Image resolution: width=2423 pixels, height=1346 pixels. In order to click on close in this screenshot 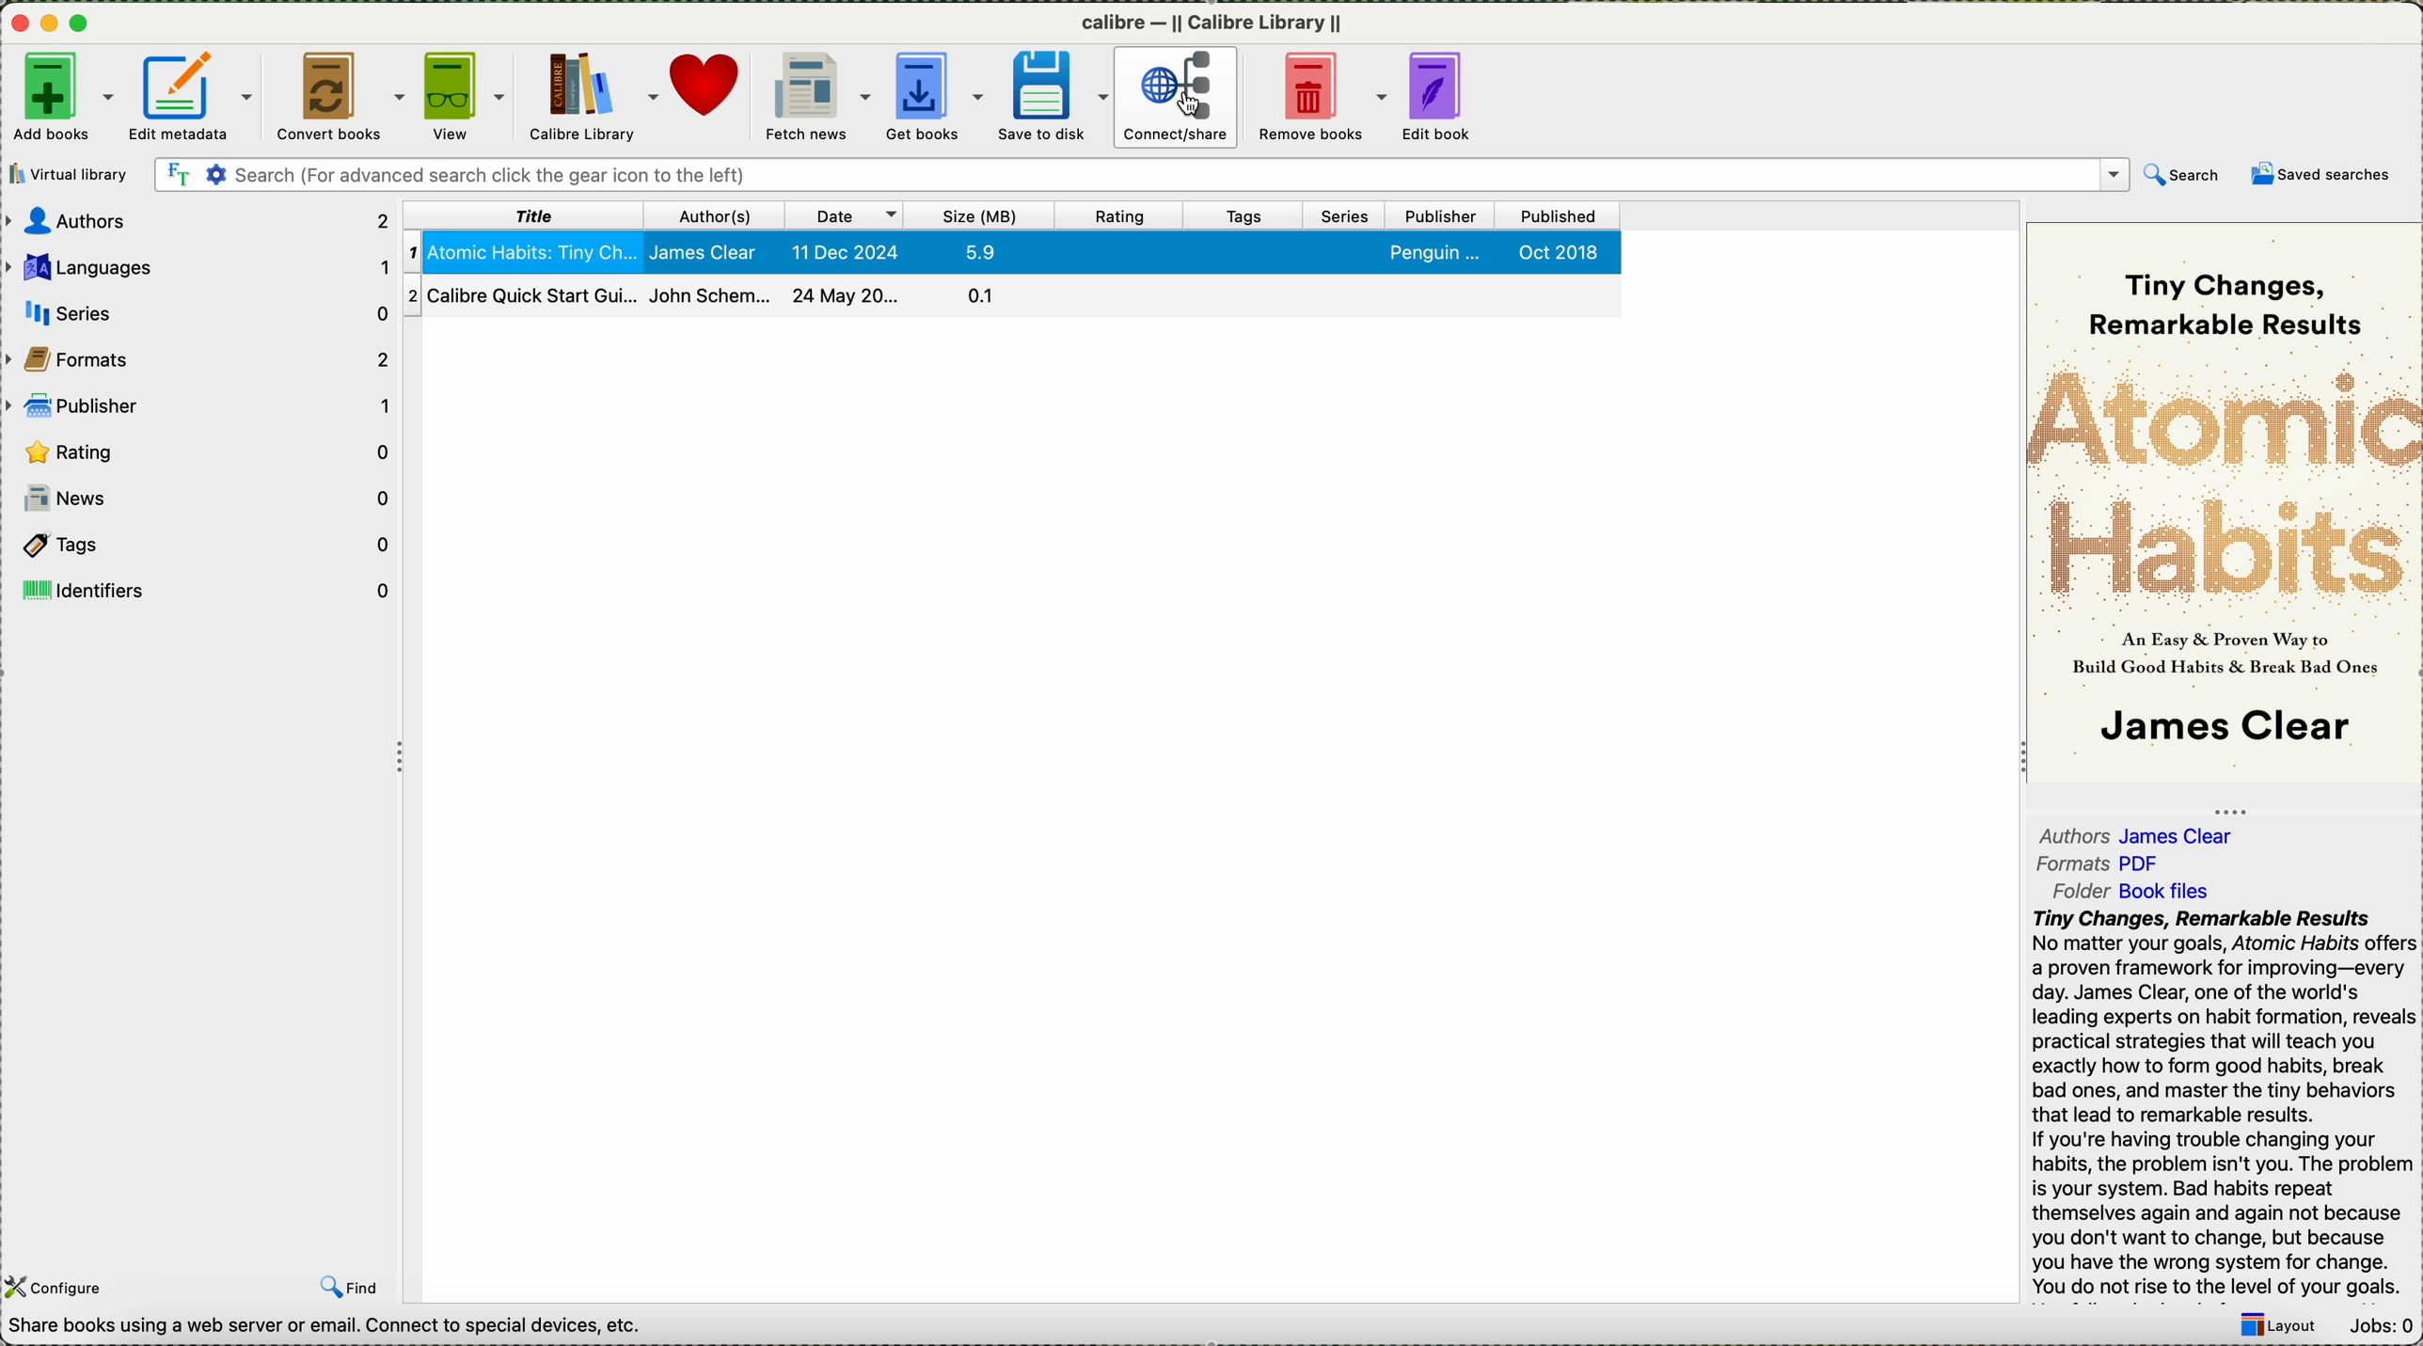, I will do `click(23, 25)`.